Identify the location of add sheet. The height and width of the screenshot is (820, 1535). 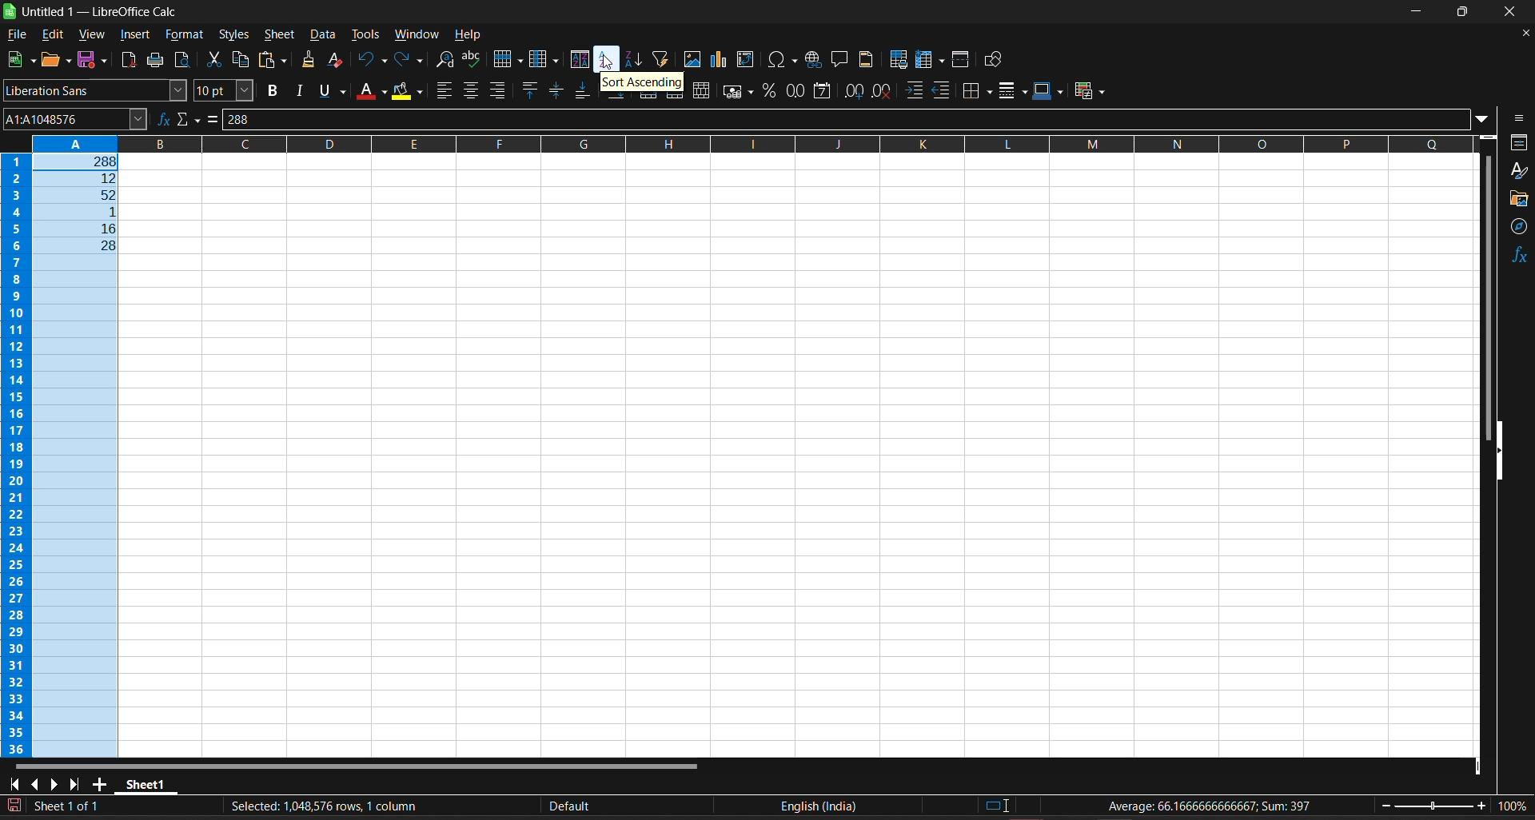
(101, 782).